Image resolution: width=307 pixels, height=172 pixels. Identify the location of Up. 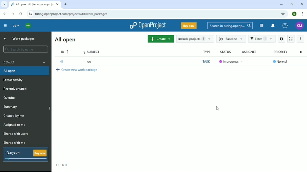
(5, 39).